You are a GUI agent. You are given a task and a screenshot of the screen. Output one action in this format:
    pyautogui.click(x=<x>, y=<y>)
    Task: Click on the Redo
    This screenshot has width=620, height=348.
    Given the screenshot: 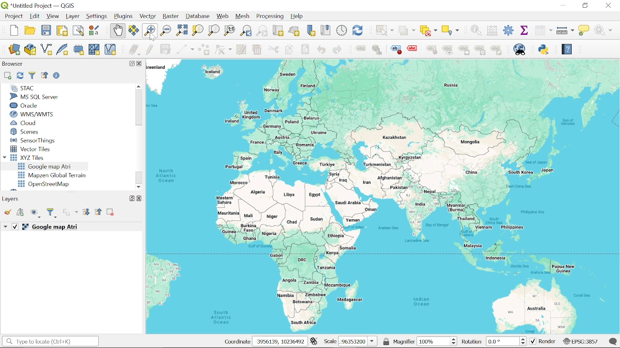 What is the action you would take?
    pyautogui.click(x=337, y=50)
    